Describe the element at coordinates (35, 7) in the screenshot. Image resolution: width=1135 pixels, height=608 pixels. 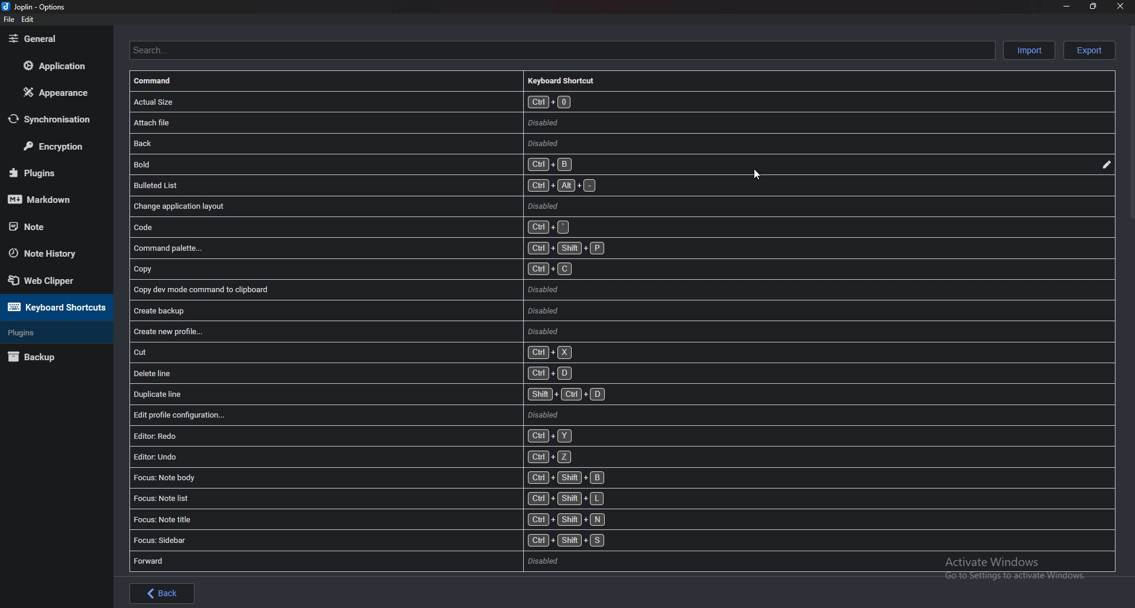
I see `joplin - Option` at that location.